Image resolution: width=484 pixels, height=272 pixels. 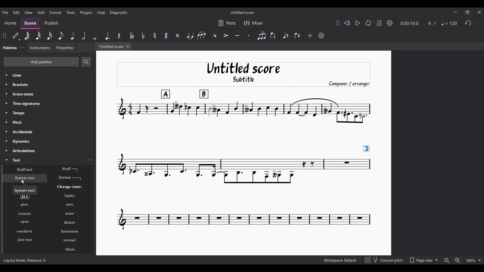 I want to click on Pitch, so click(x=48, y=122).